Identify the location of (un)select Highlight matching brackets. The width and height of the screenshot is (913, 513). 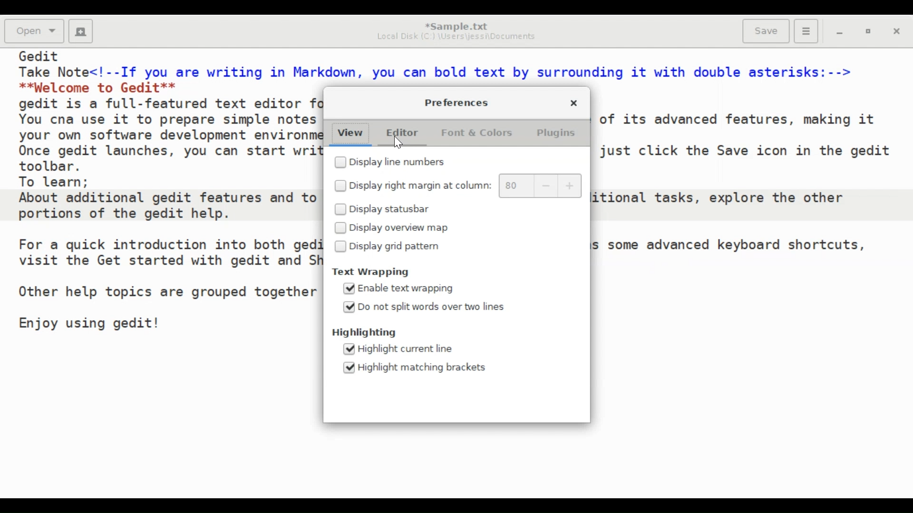
(416, 368).